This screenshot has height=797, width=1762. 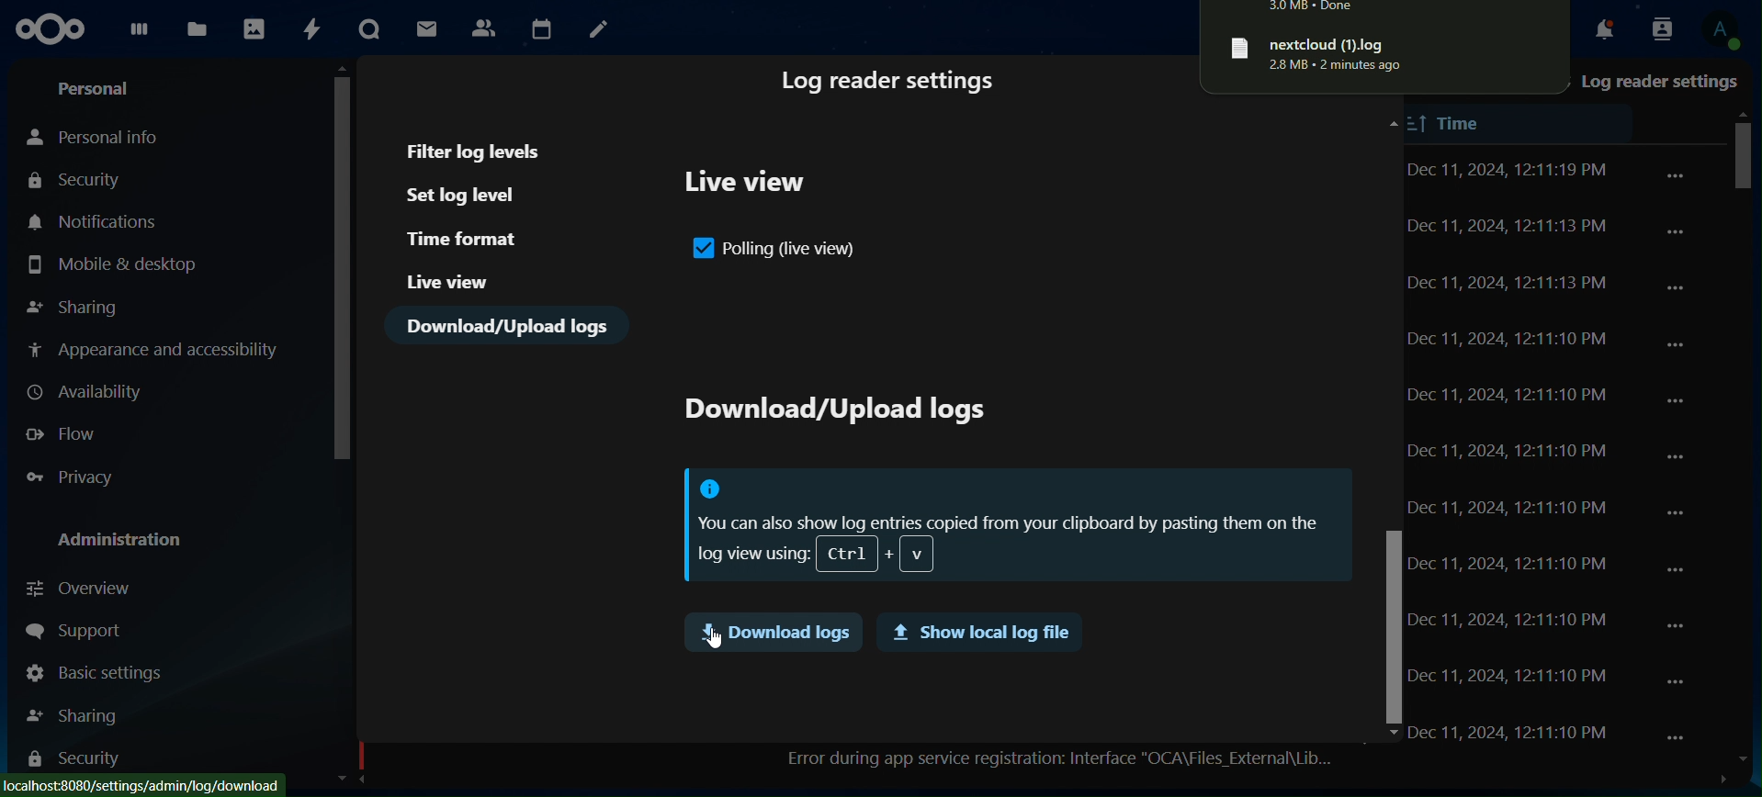 What do you see at coordinates (1675, 624) in the screenshot?
I see `...` at bounding box center [1675, 624].